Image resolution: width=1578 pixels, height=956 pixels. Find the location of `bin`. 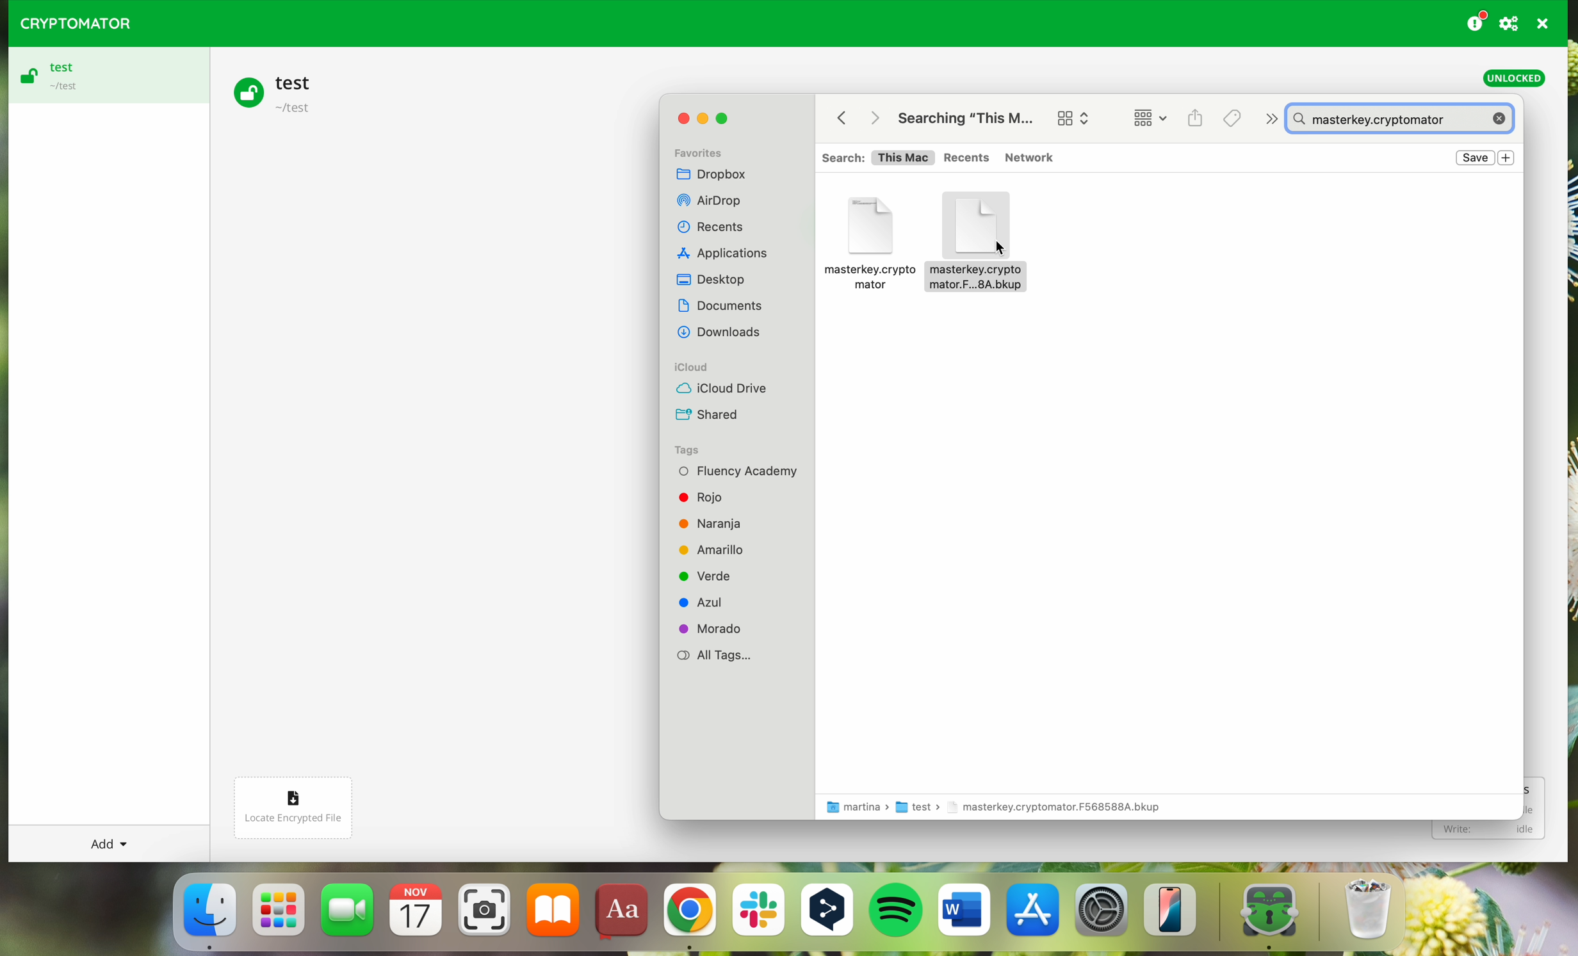

bin is located at coordinates (1353, 911).